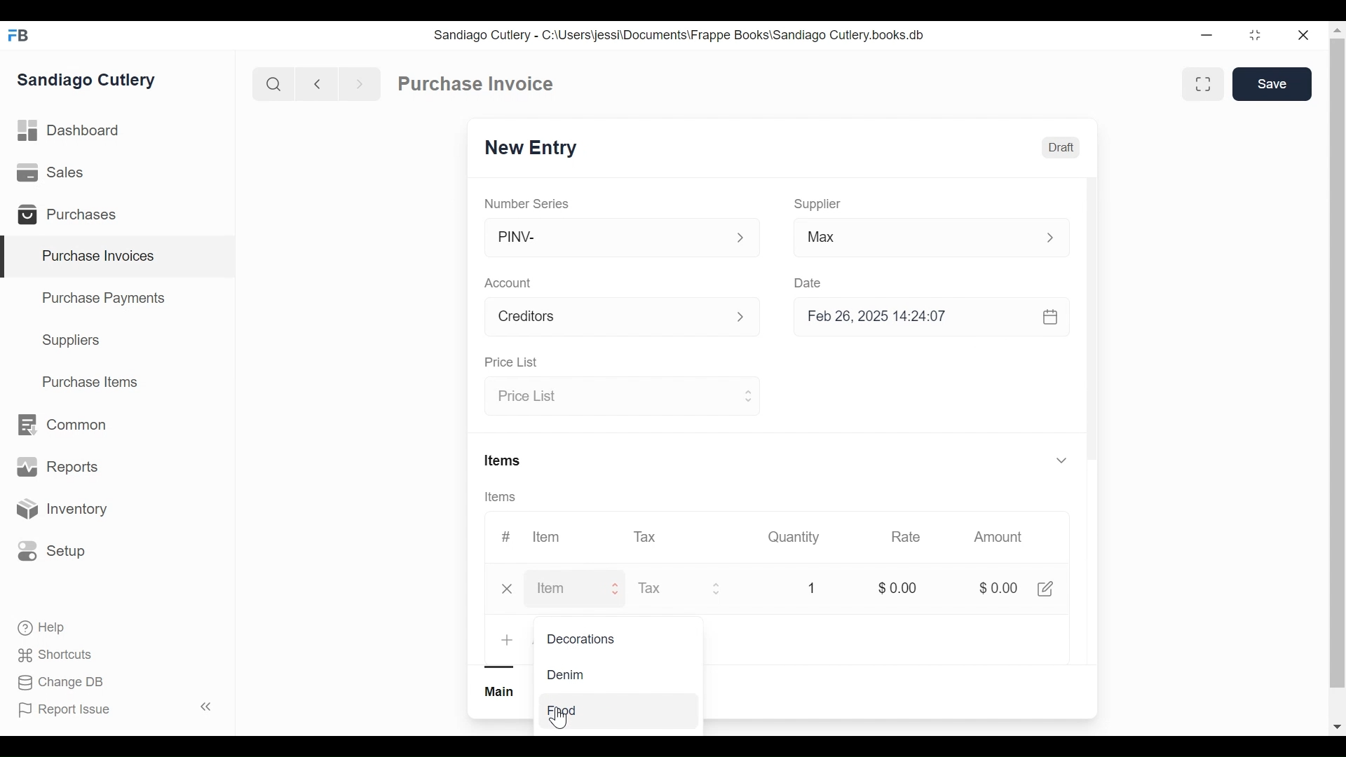 The width and height of the screenshot is (1346, 757). I want to click on Frappe Books Desktop icon, so click(23, 36).